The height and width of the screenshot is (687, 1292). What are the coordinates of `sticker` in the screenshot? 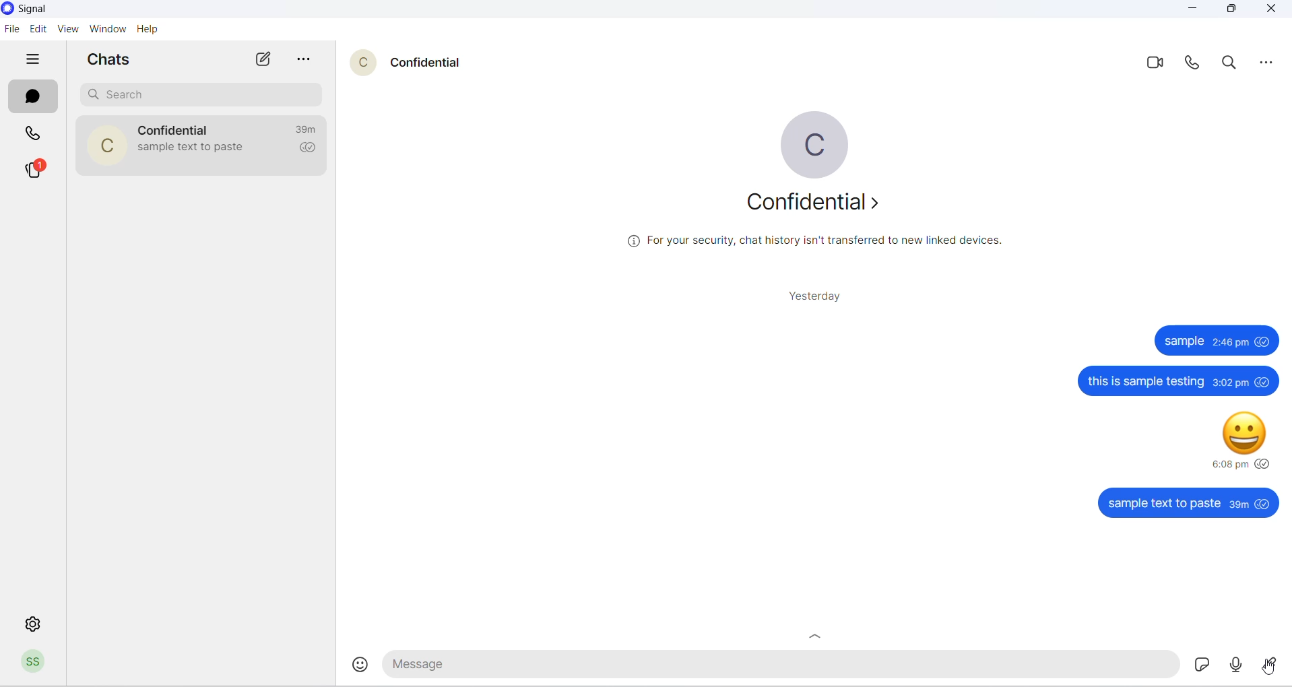 It's located at (1196, 664).